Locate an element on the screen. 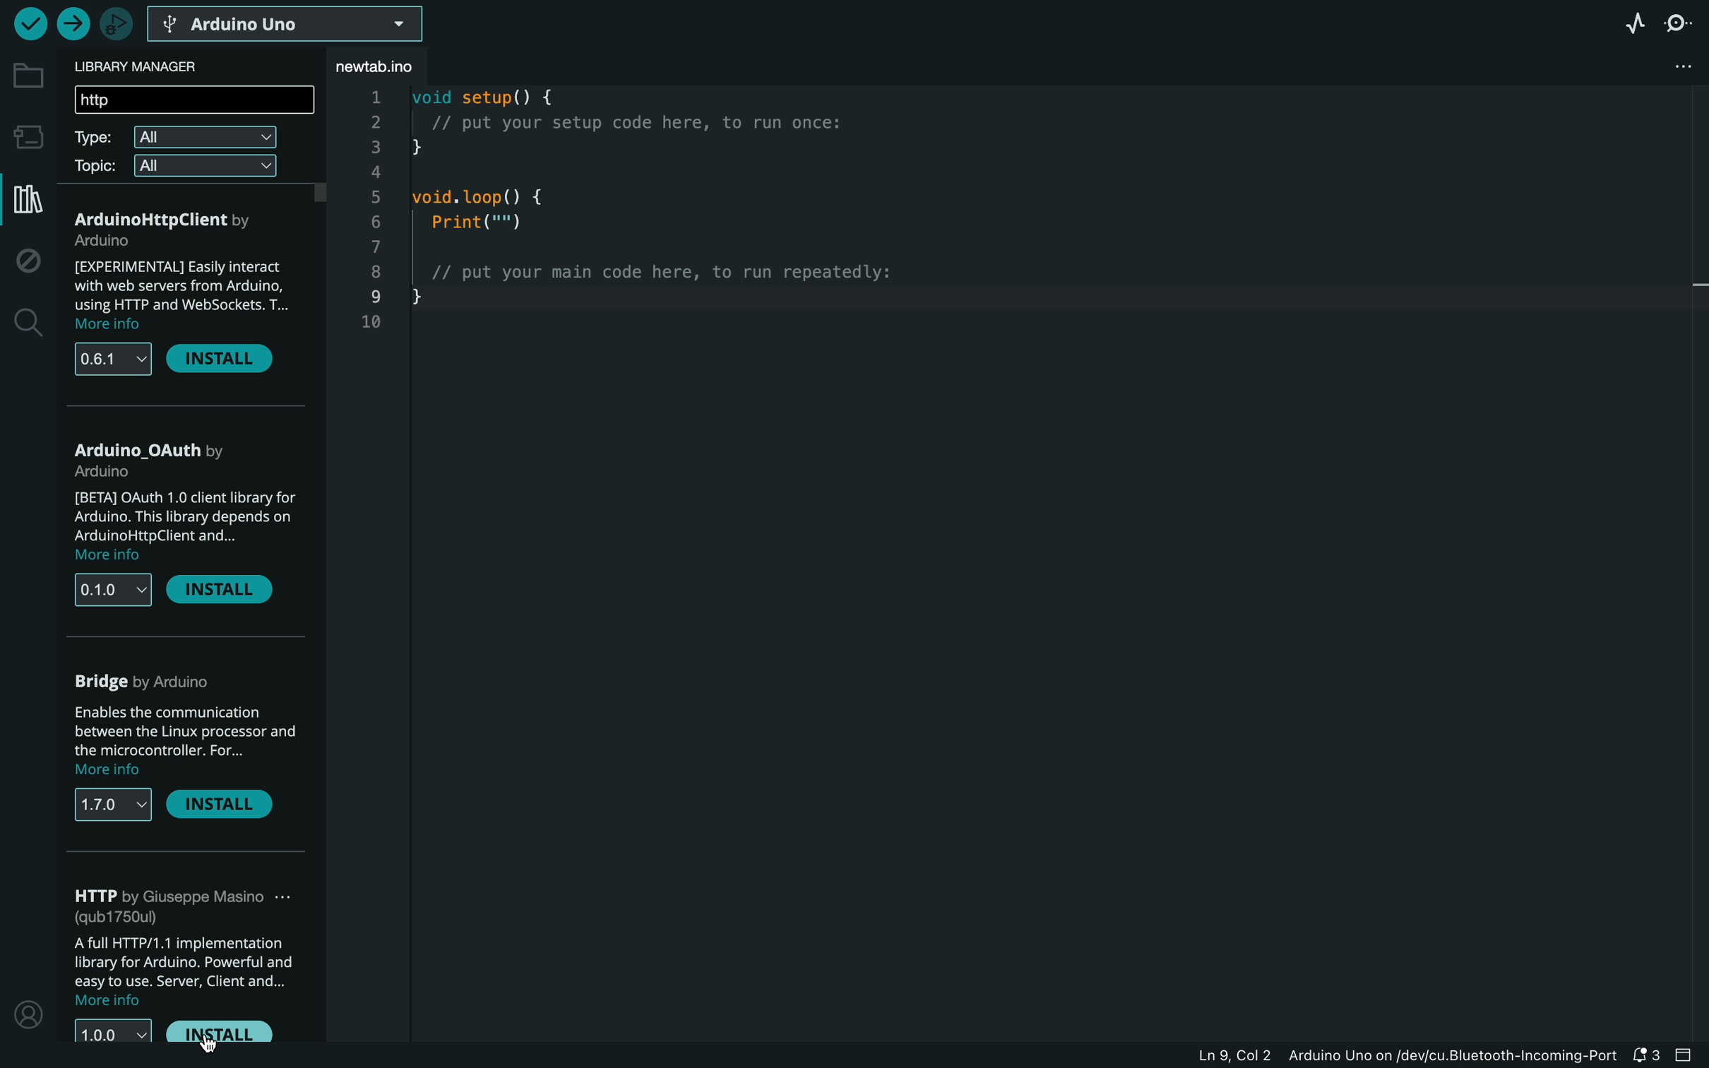 This screenshot has height=1068, width=1709. close slide bar is located at coordinates (1686, 1057).